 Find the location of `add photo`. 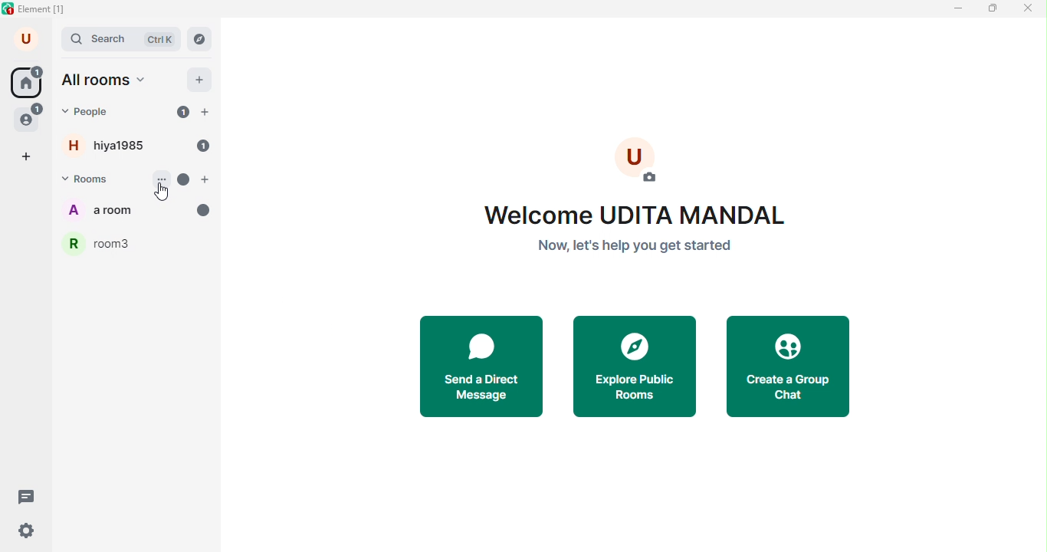

add photo is located at coordinates (642, 163).